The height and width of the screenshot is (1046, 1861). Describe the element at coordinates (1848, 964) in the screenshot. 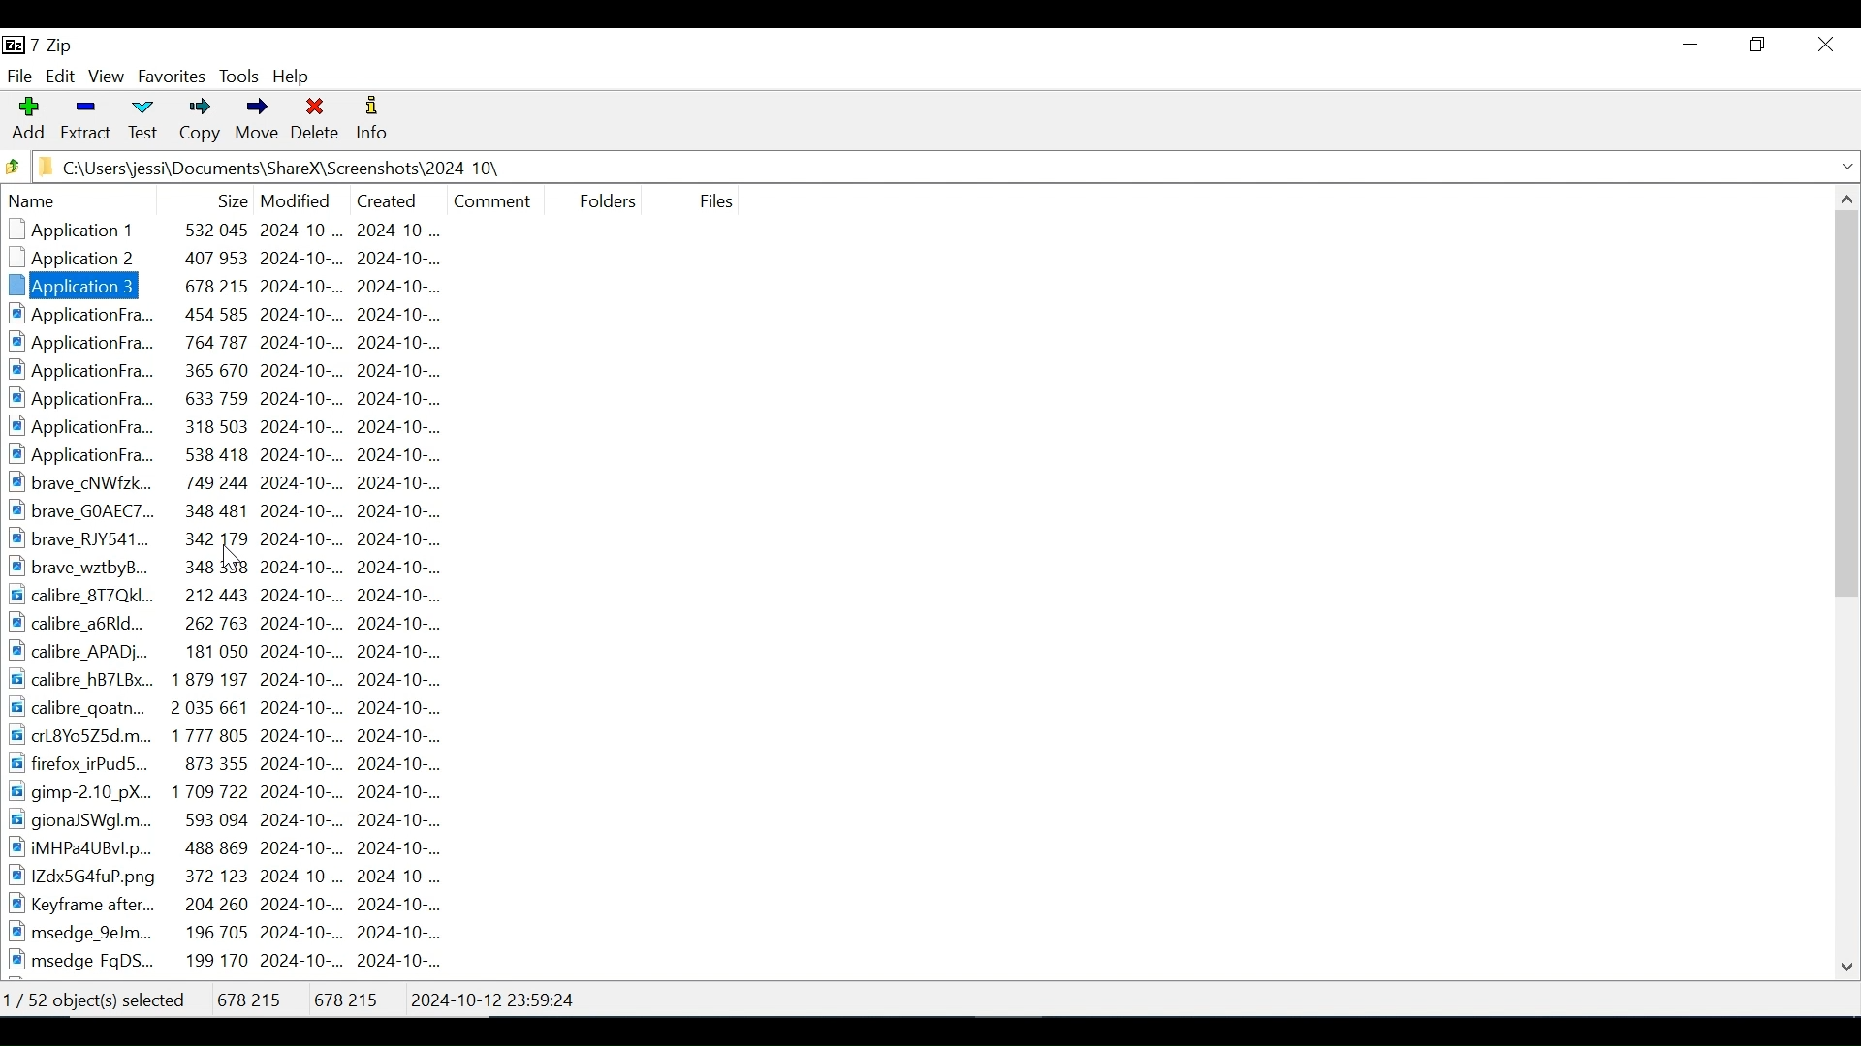

I see `Scroll down` at that location.